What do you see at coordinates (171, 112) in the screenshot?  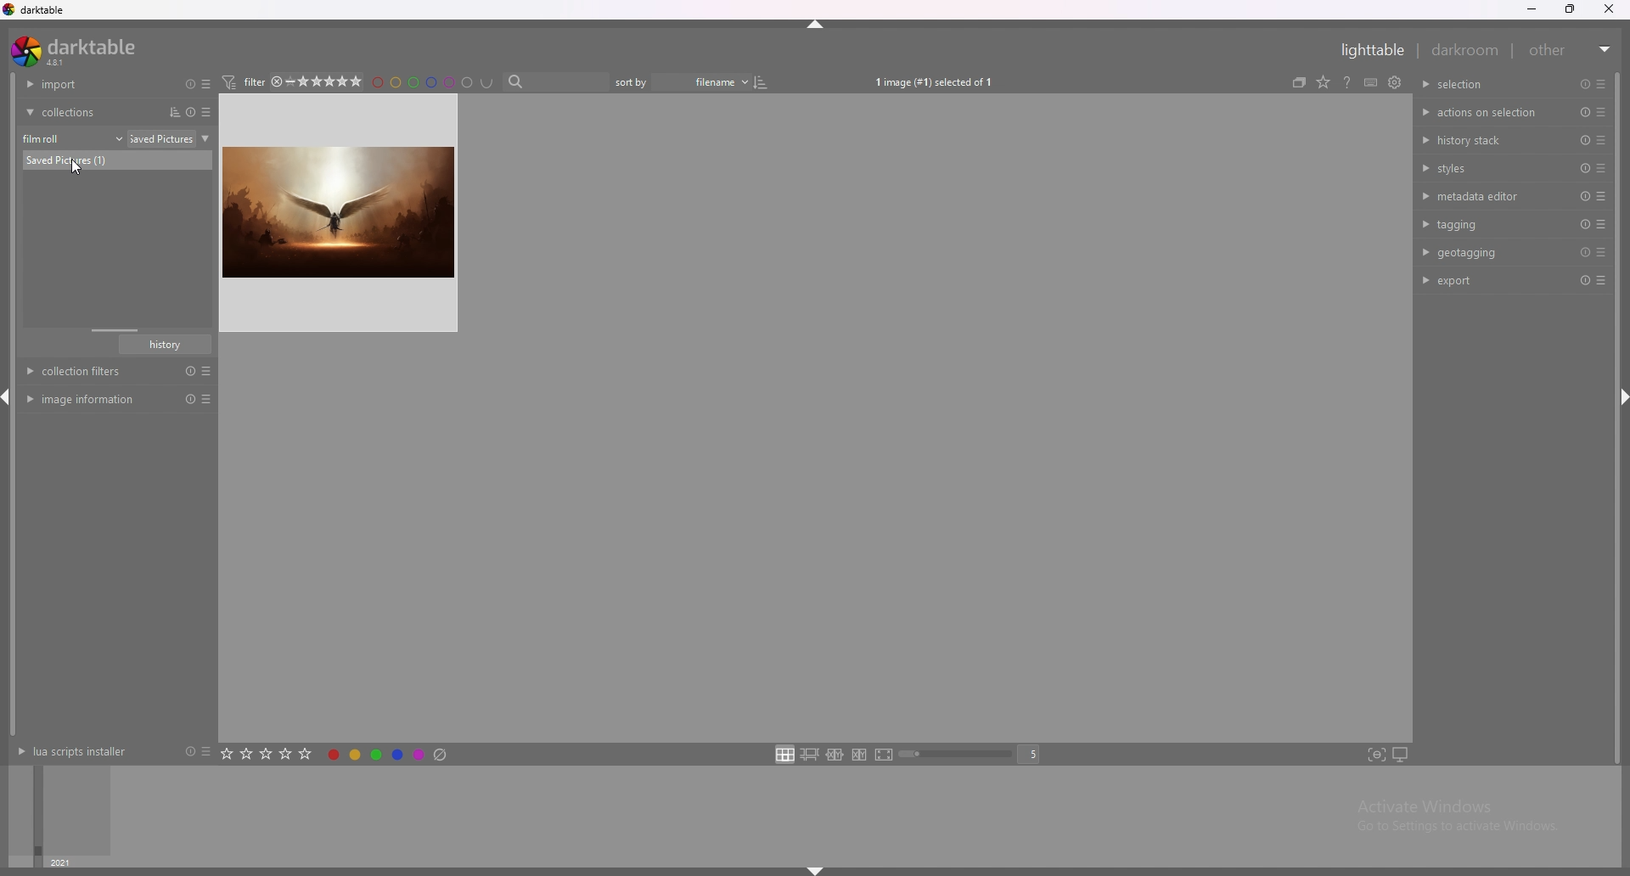 I see `sort` at bounding box center [171, 112].